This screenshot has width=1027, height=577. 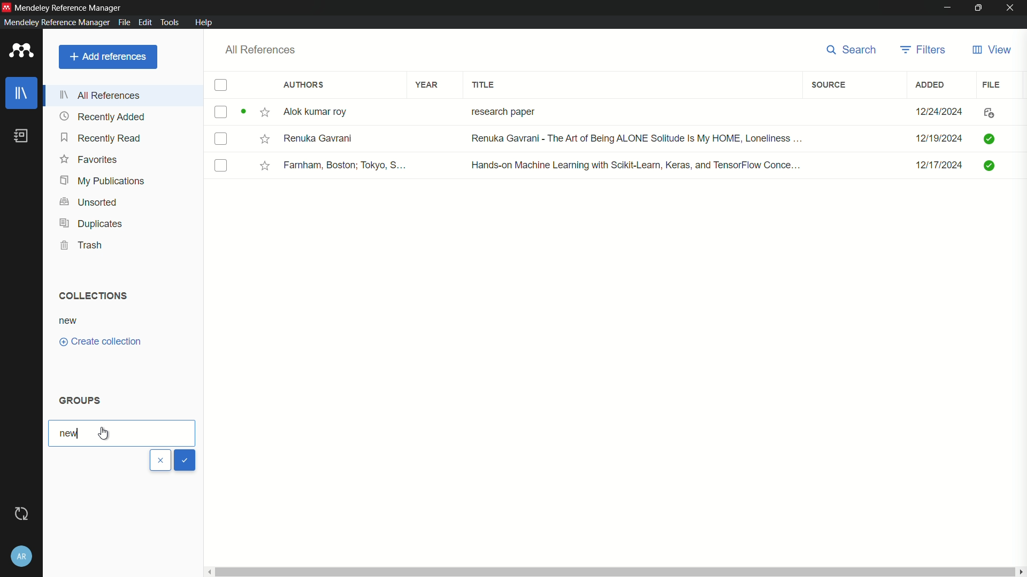 I want to click on reserach paper, so click(x=501, y=110).